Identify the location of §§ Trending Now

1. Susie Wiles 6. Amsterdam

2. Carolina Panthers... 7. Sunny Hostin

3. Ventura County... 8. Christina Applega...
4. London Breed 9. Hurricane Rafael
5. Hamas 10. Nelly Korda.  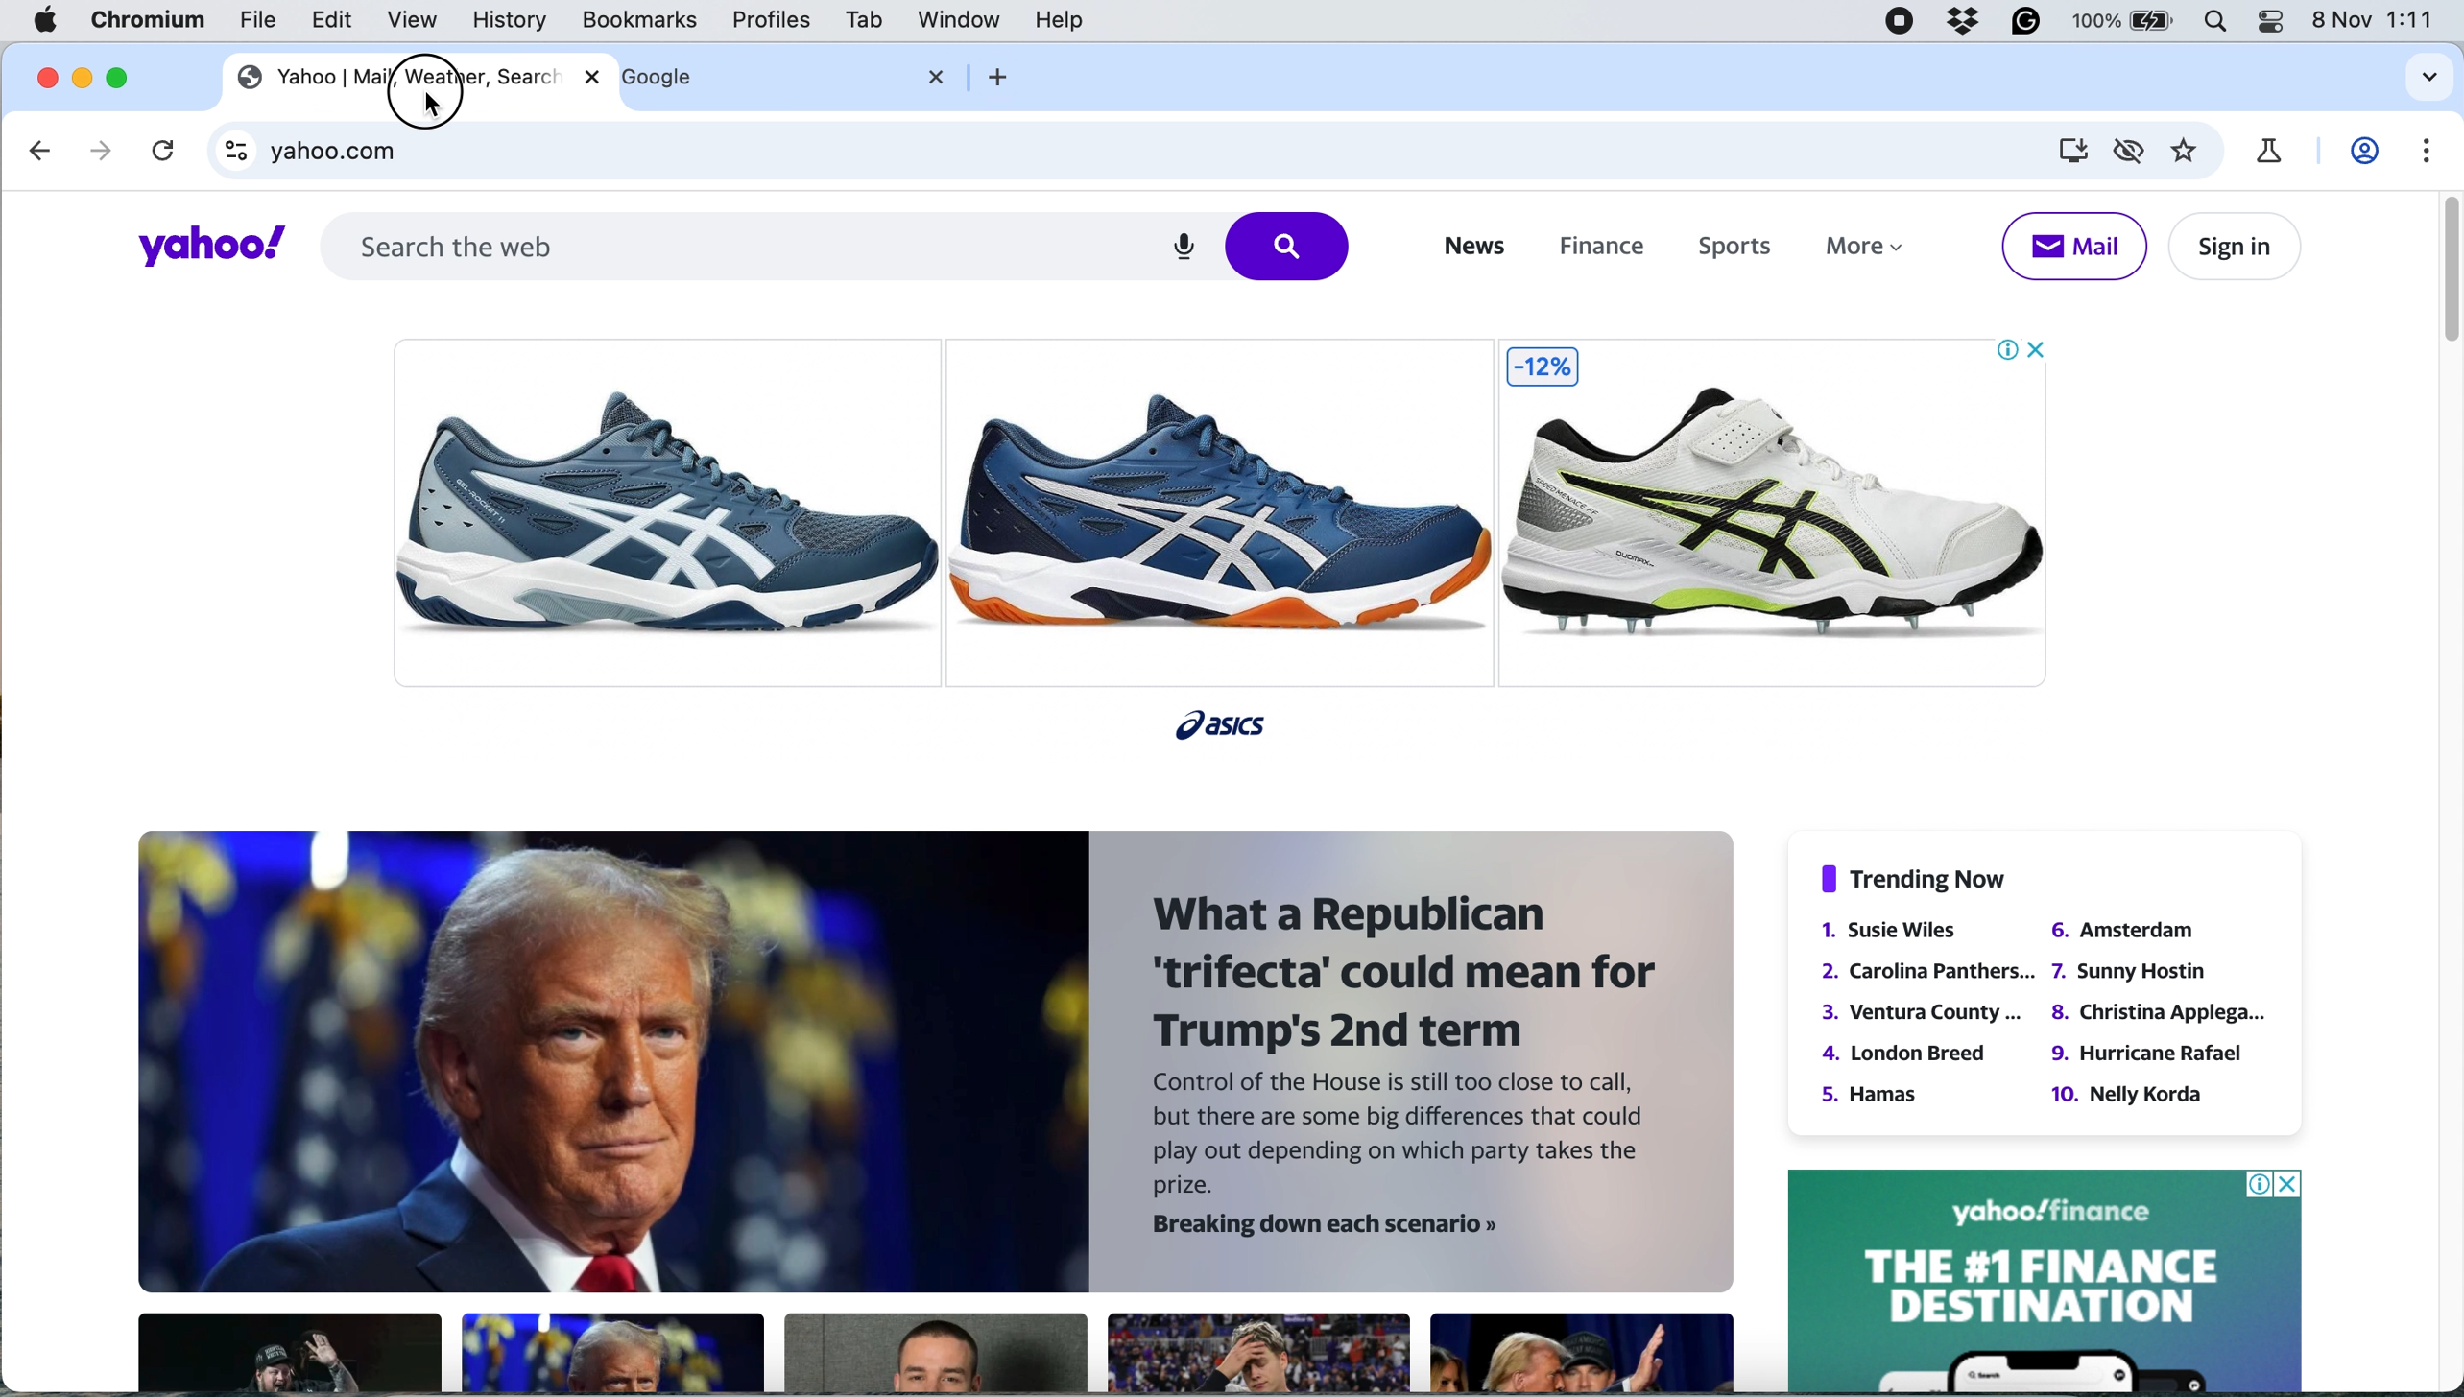
(2036, 989).